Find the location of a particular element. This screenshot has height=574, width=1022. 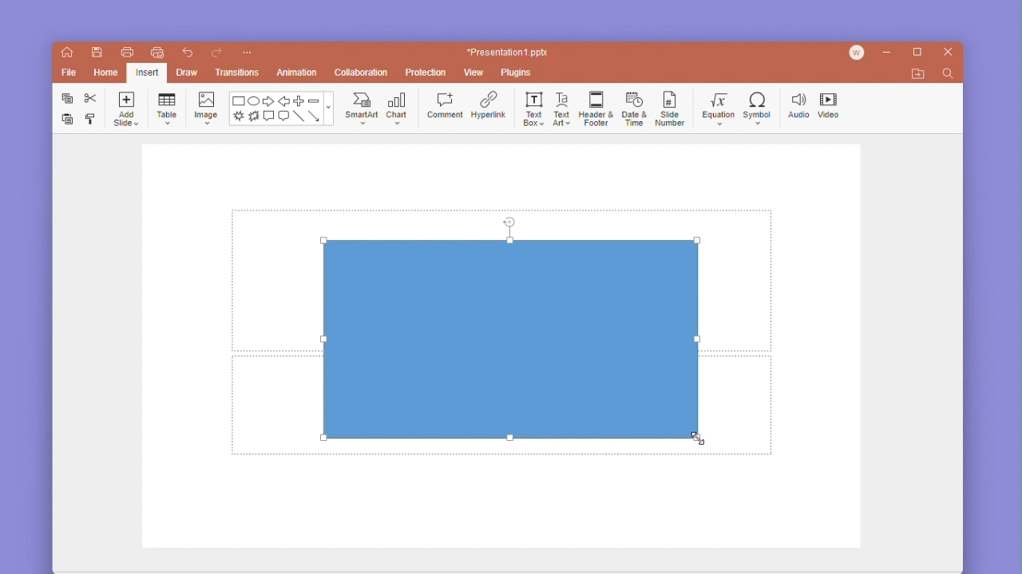

maximize is located at coordinates (915, 53).